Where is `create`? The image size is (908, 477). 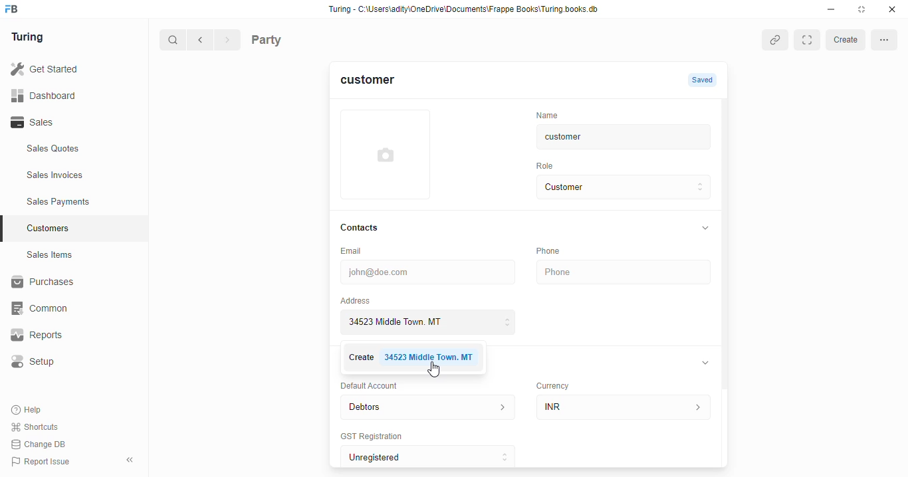
create is located at coordinates (845, 41).